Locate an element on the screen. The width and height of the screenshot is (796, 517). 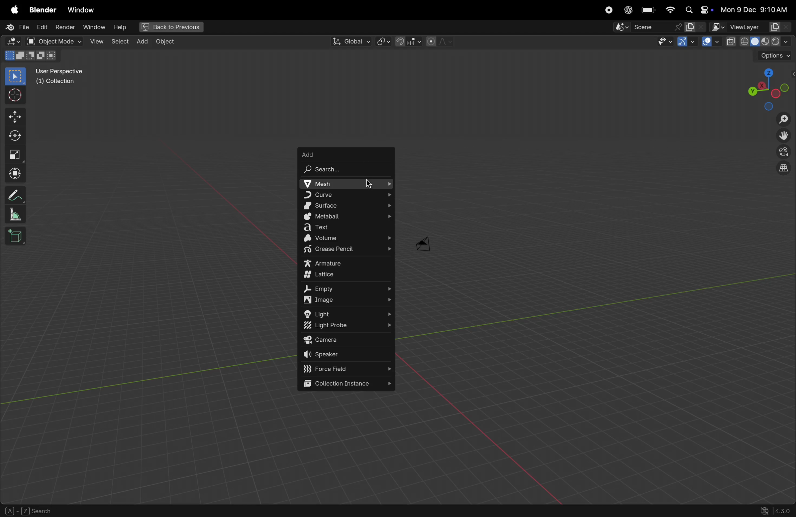
ametaure is located at coordinates (347, 263).